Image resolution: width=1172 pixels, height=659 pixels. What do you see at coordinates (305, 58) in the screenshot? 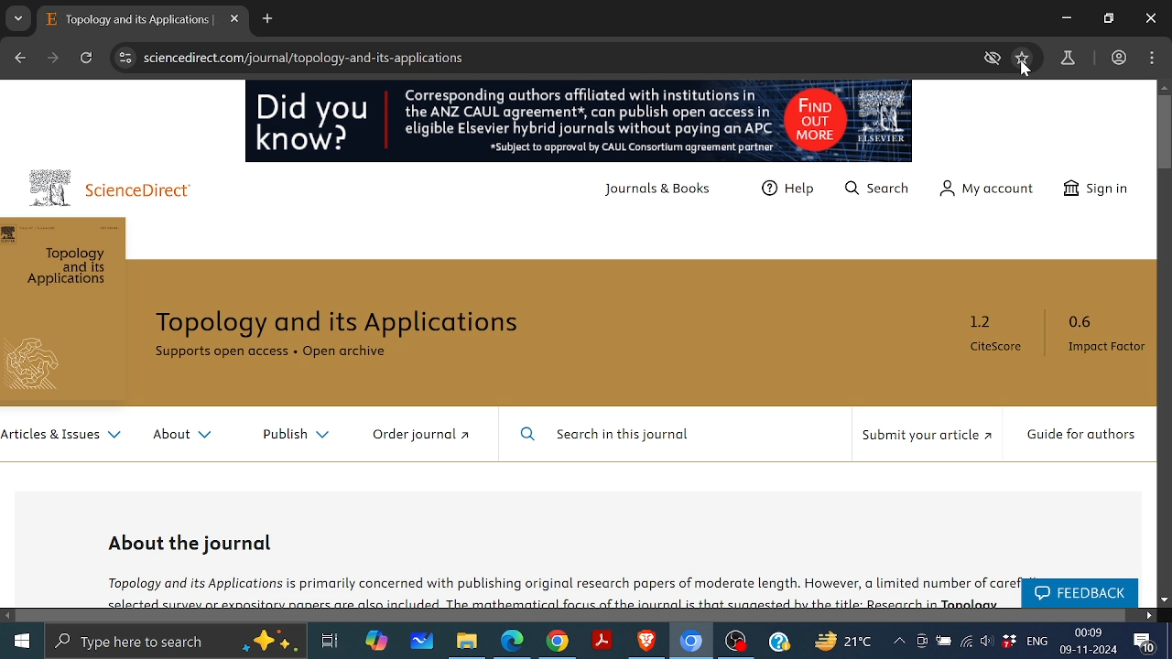
I see `sciencedirect.com/journal/topology-and-its-applications` at bounding box center [305, 58].